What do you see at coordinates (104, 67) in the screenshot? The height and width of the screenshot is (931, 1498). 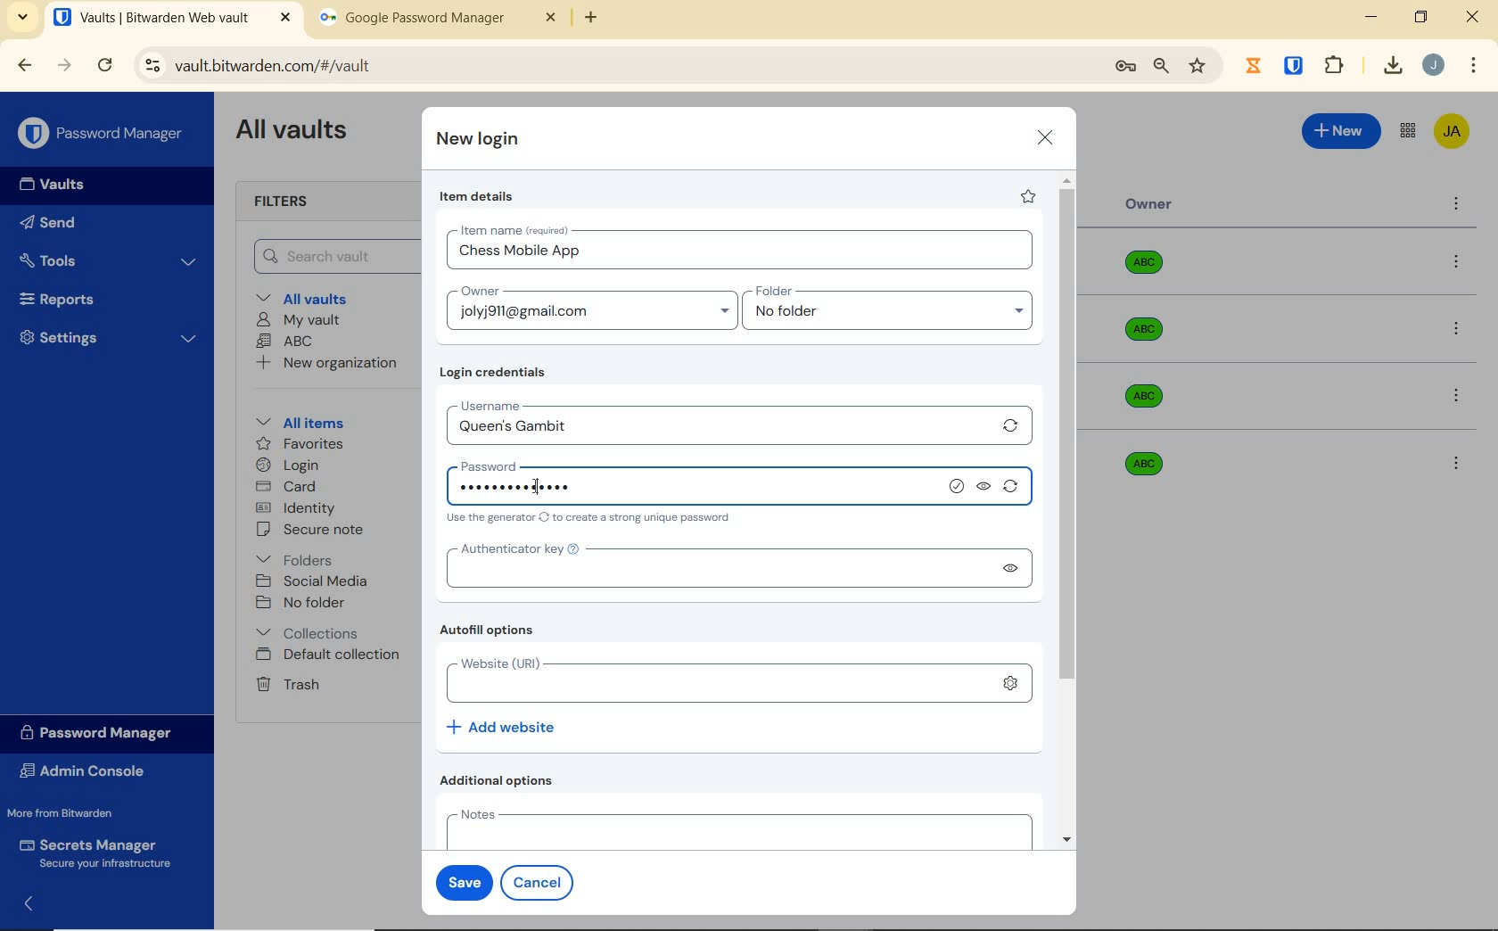 I see `reload` at bounding box center [104, 67].